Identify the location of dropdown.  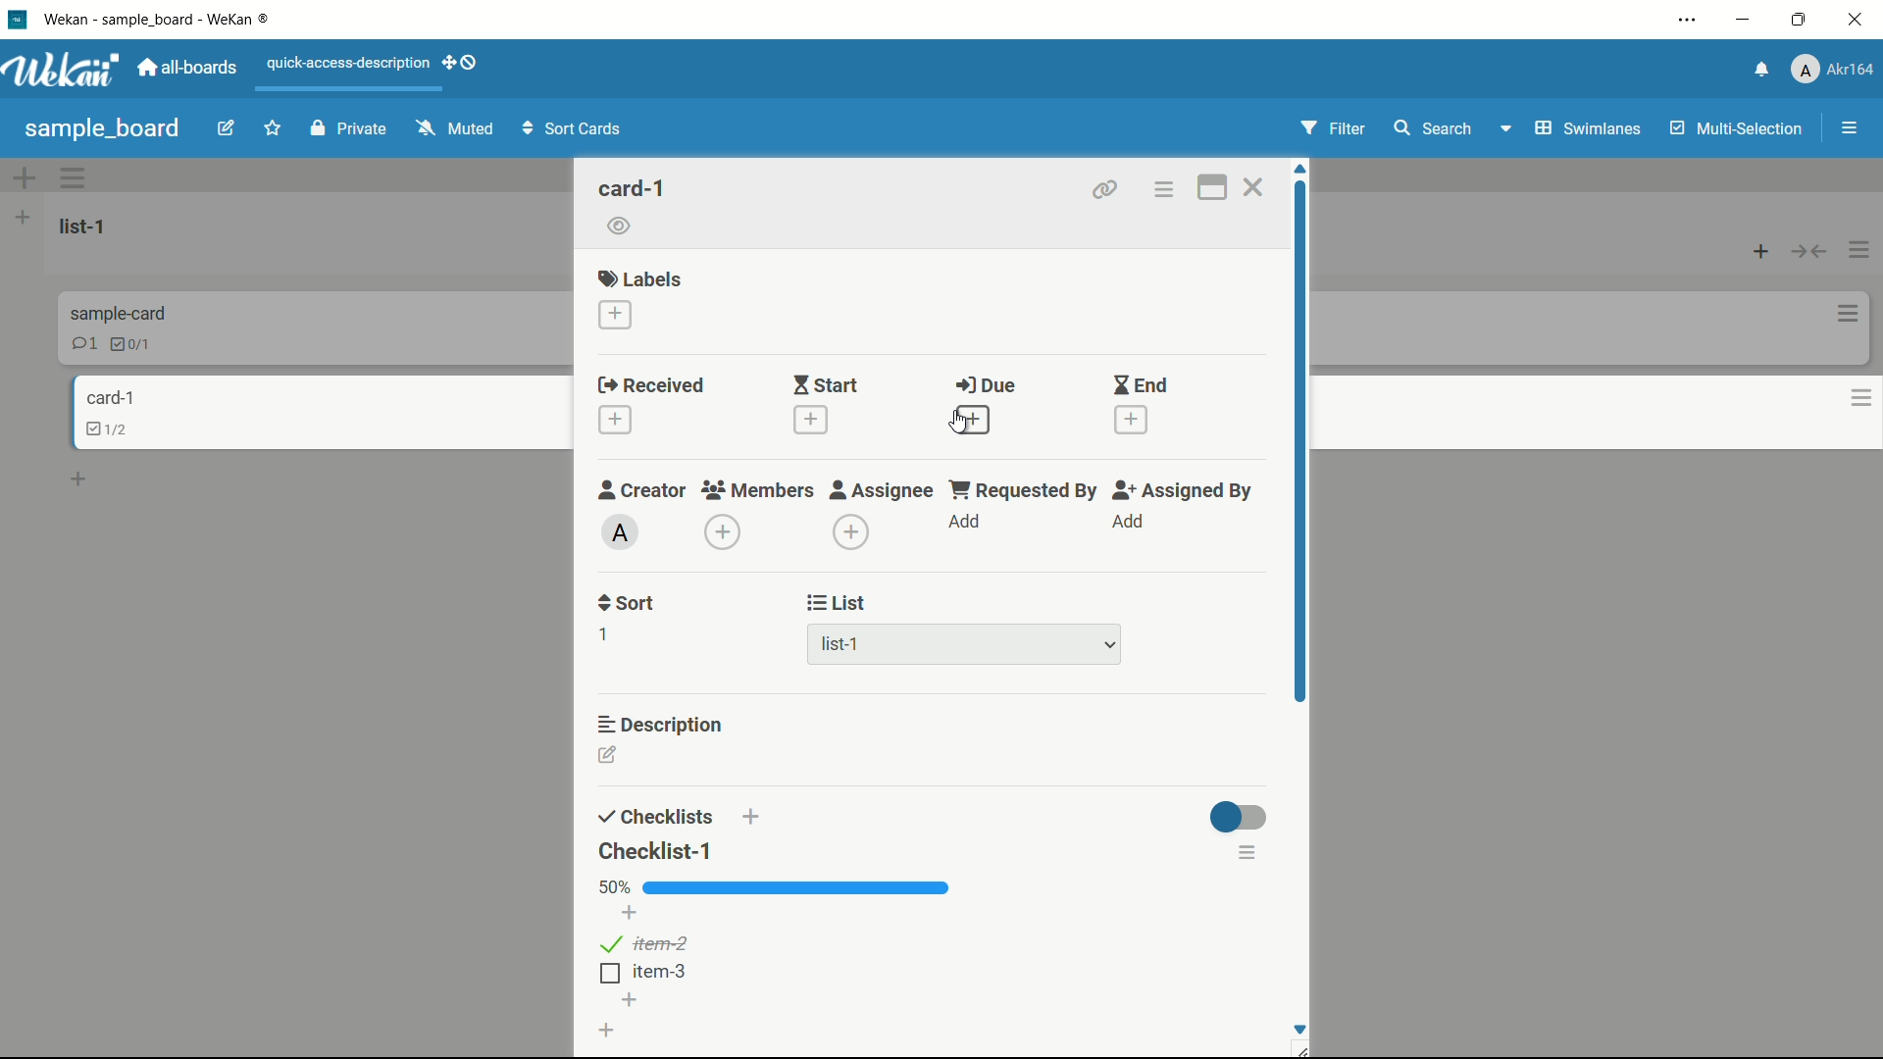
(1109, 646).